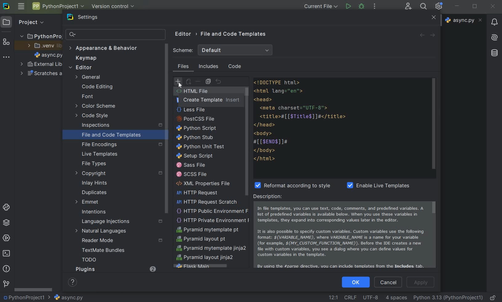  What do you see at coordinates (209, 81) in the screenshot?
I see `copy template` at bounding box center [209, 81].